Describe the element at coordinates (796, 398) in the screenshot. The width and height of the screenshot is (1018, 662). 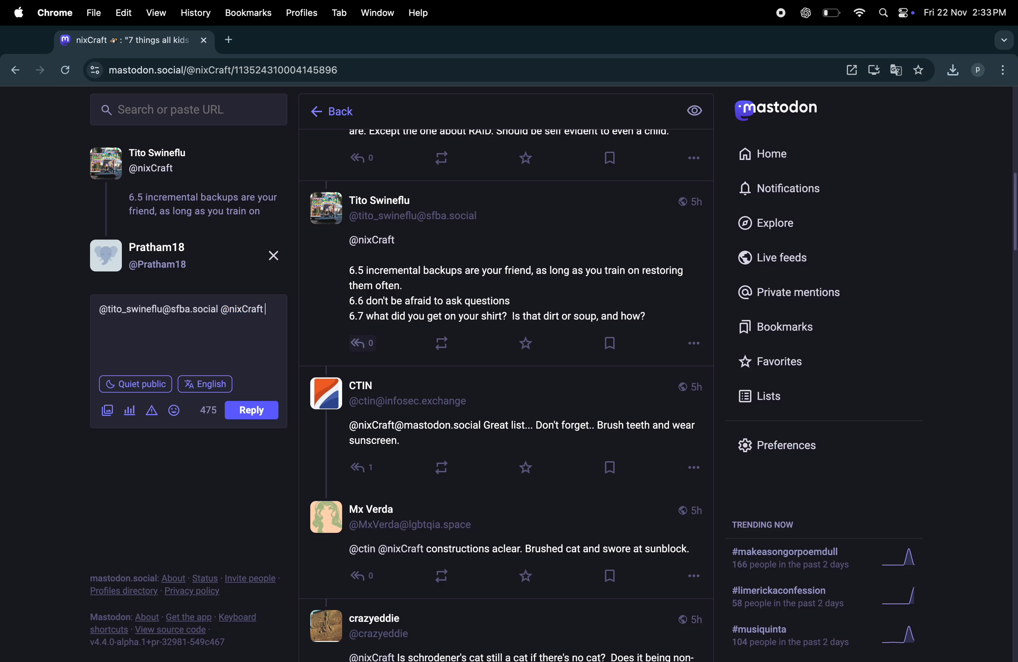
I see `lists` at that location.